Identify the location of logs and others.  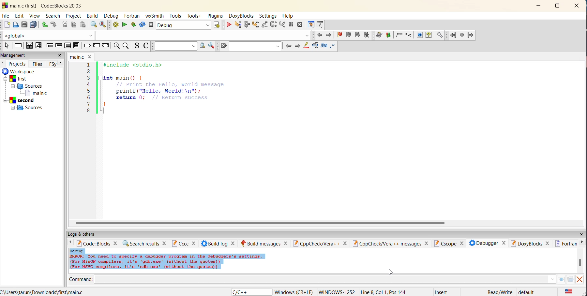
(87, 234).